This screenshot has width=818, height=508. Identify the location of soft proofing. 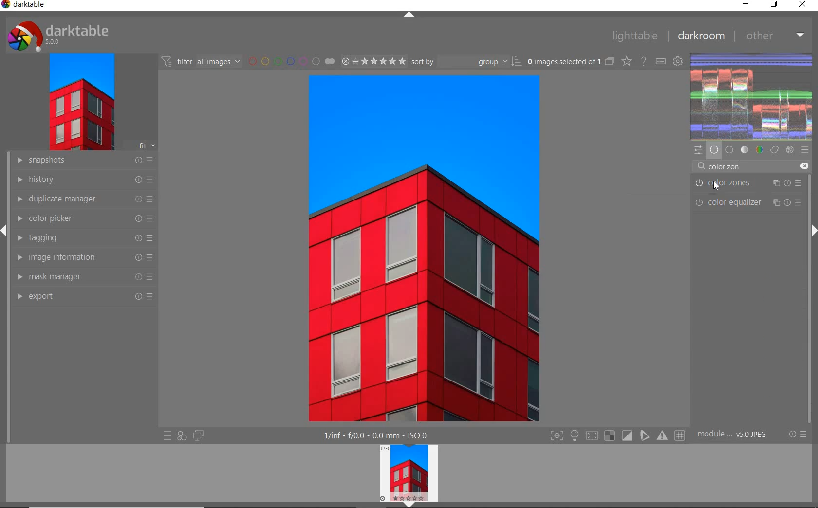
(628, 435).